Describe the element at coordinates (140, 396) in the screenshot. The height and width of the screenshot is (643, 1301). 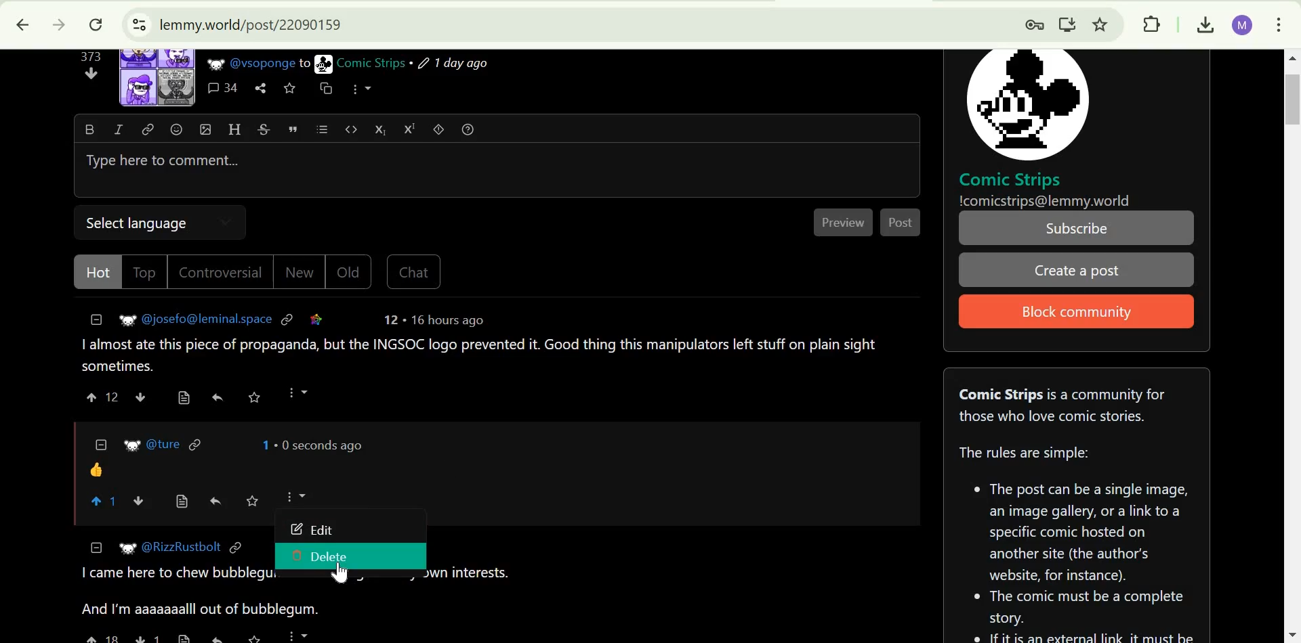
I see `downvote` at that location.